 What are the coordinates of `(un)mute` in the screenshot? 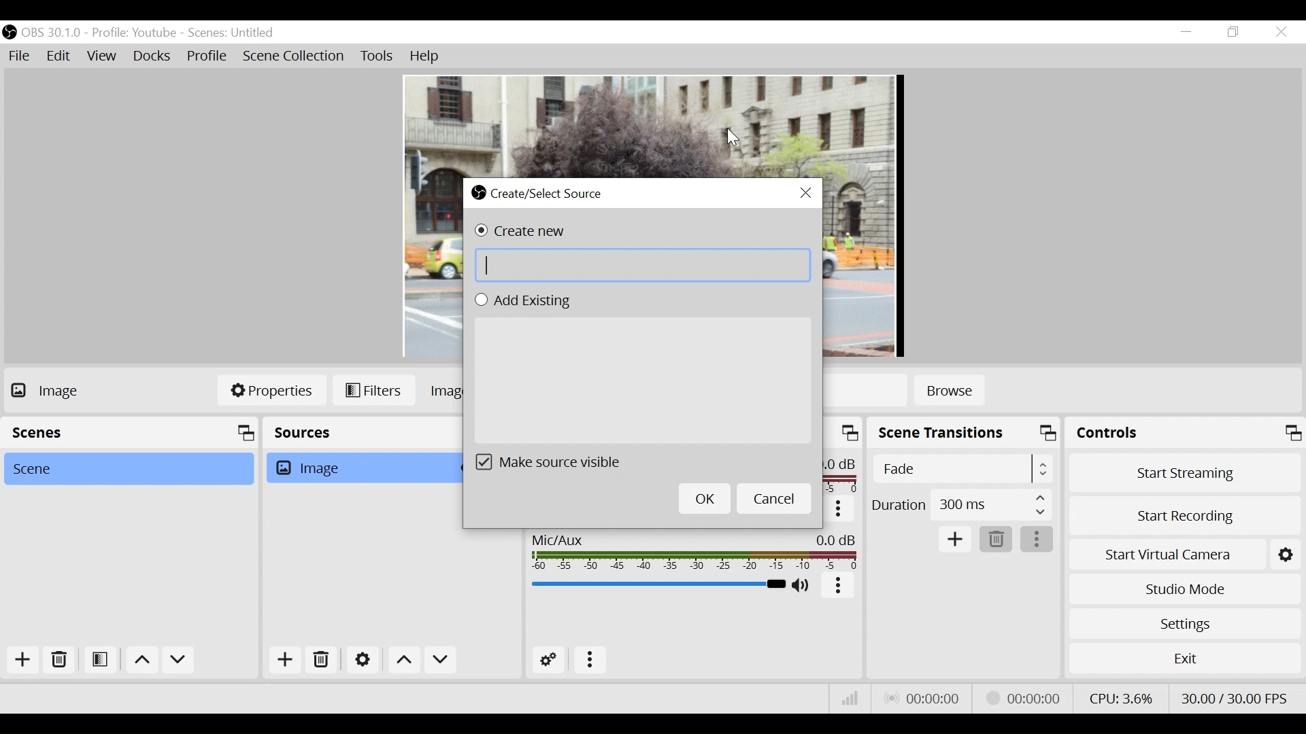 It's located at (805, 585).